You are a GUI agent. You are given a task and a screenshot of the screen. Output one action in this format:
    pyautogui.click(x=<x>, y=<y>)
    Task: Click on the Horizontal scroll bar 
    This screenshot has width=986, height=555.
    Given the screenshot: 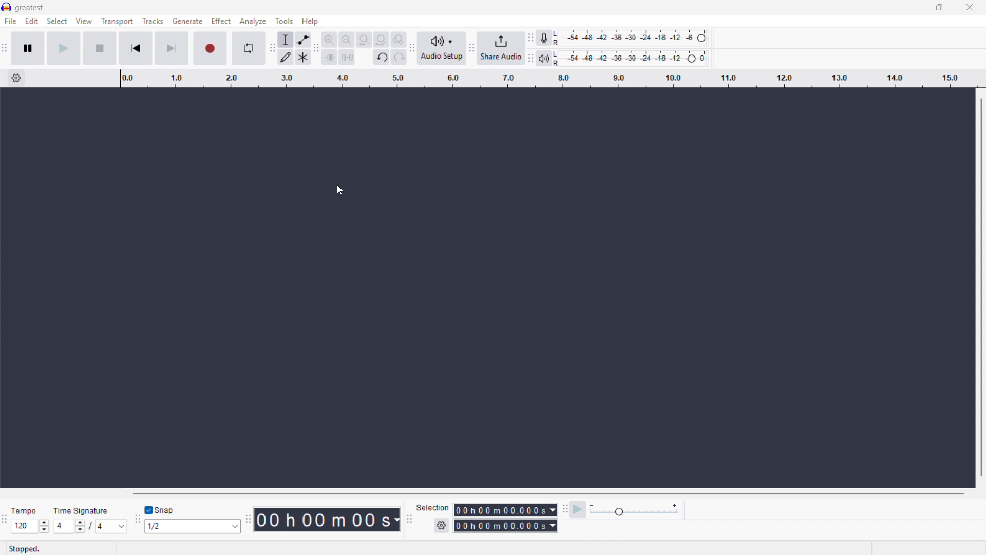 What is the action you would take?
    pyautogui.click(x=546, y=493)
    